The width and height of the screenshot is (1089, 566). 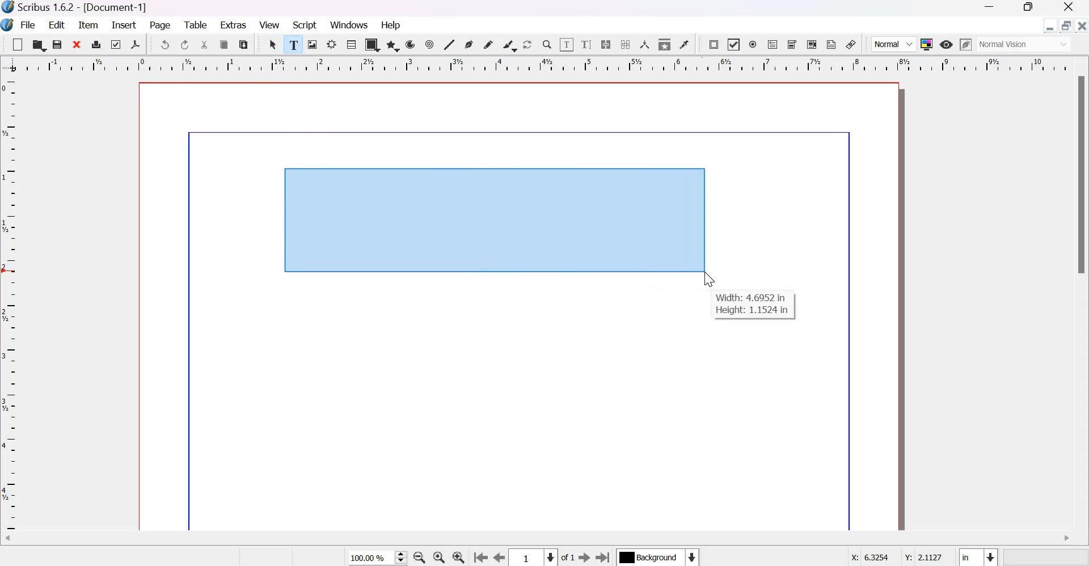 What do you see at coordinates (294, 43) in the screenshot?
I see `text frame` at bounding box center [294, 43].